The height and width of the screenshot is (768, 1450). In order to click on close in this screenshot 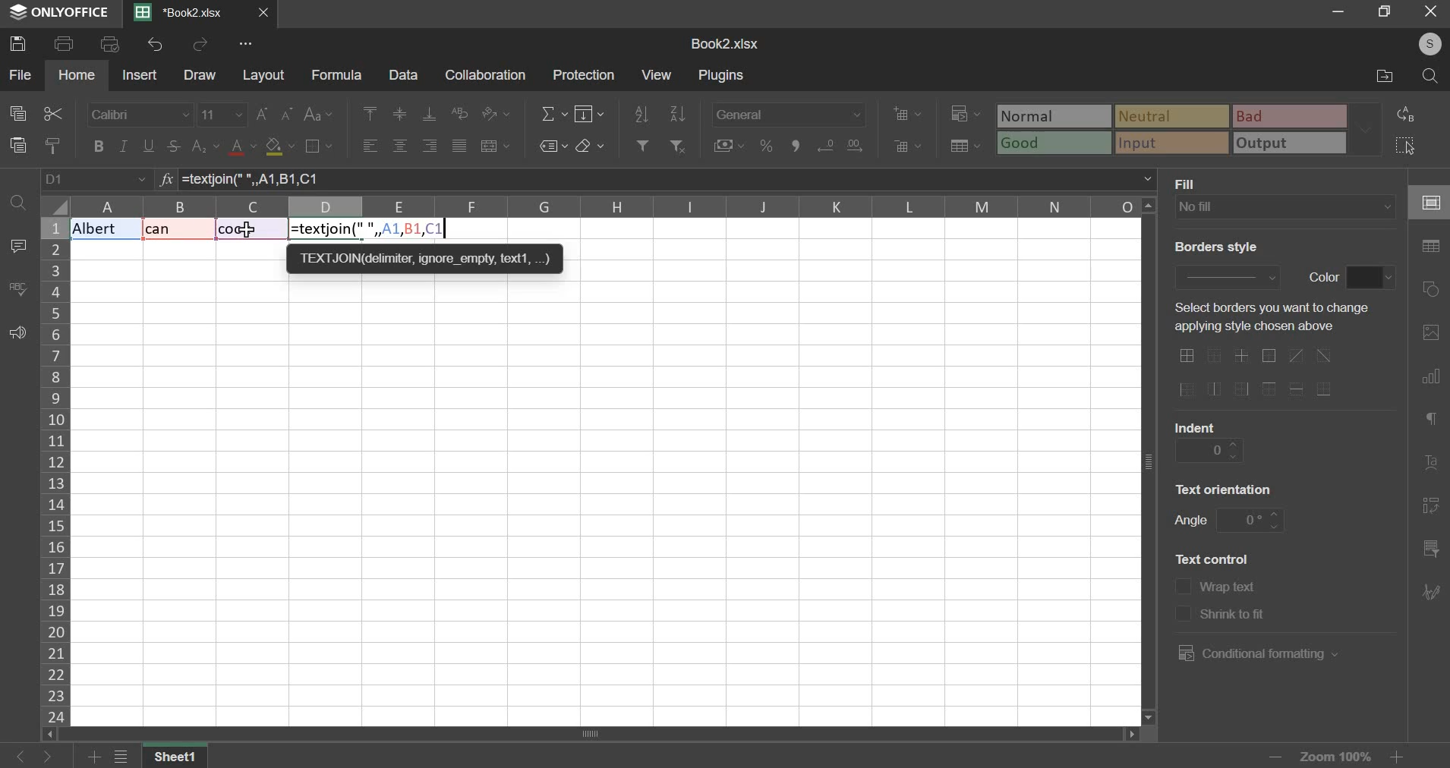, I will do `click(267, 14)`.